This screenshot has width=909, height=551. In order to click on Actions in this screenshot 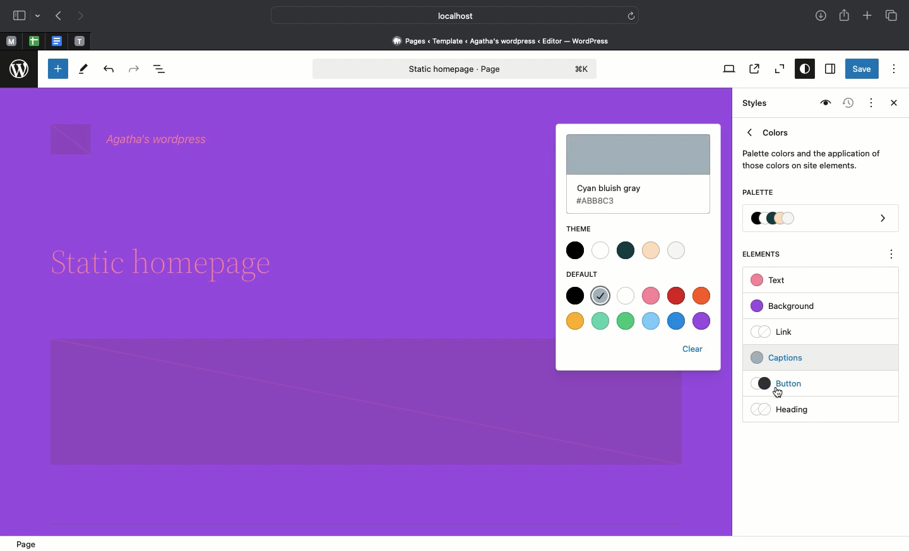, I will do `click(870, 101)`.